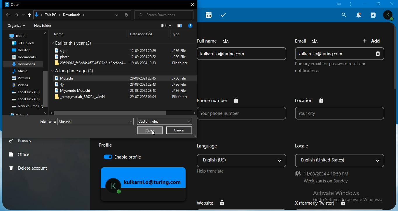 The height and width of the screenshot is (211, 398). What do you see at coordinates (111, 112) in the screenshot?
I see `Cursor` at bounding box center [111, 112].